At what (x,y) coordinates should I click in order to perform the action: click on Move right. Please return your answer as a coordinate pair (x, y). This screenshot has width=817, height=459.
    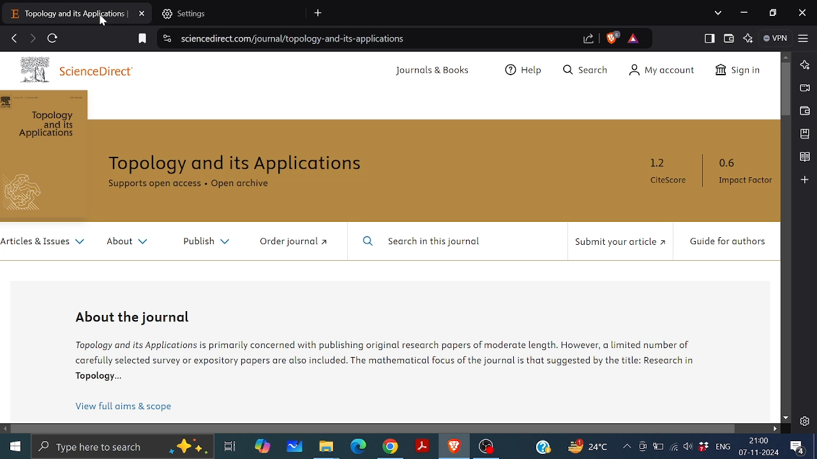
    Looking at the image, I should click on (776, 428).